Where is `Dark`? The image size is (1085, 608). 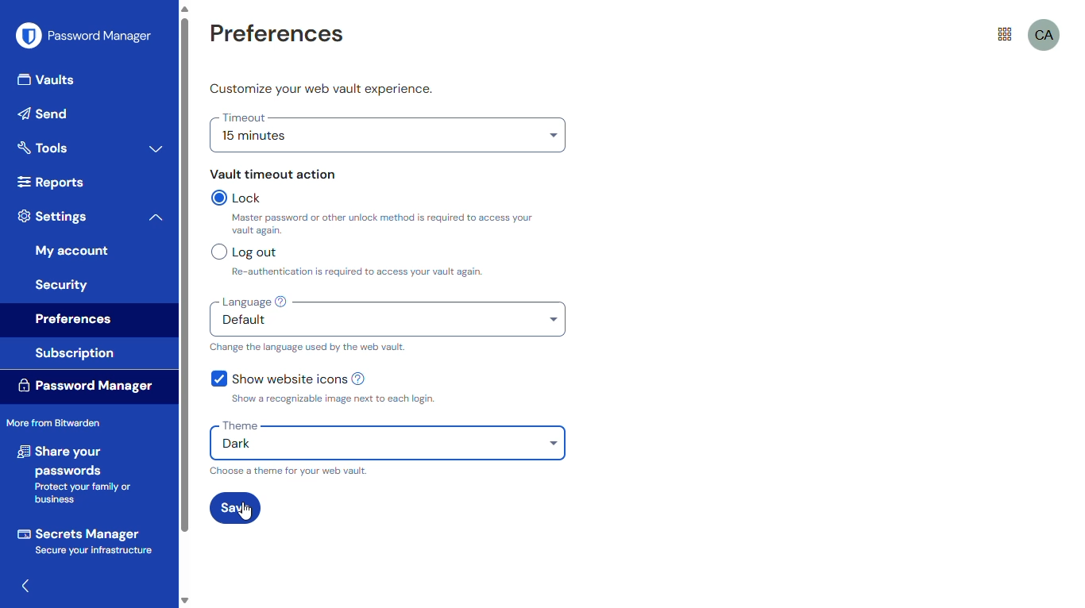 Dark is located at coordinates (389, 445).